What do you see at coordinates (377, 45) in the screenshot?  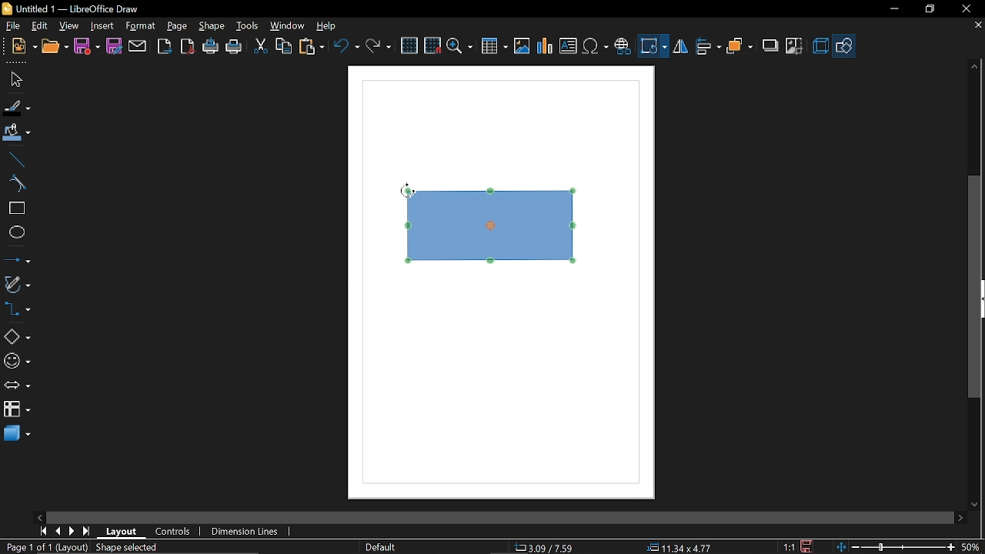 I see `Redo` at bounding box center [377, 45].